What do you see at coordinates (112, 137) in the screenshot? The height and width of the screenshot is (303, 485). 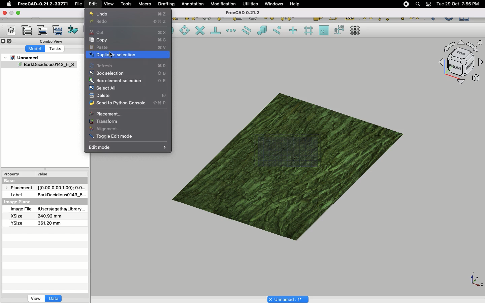 I see `Toggle edit mode` at bounding box center [112, 137].